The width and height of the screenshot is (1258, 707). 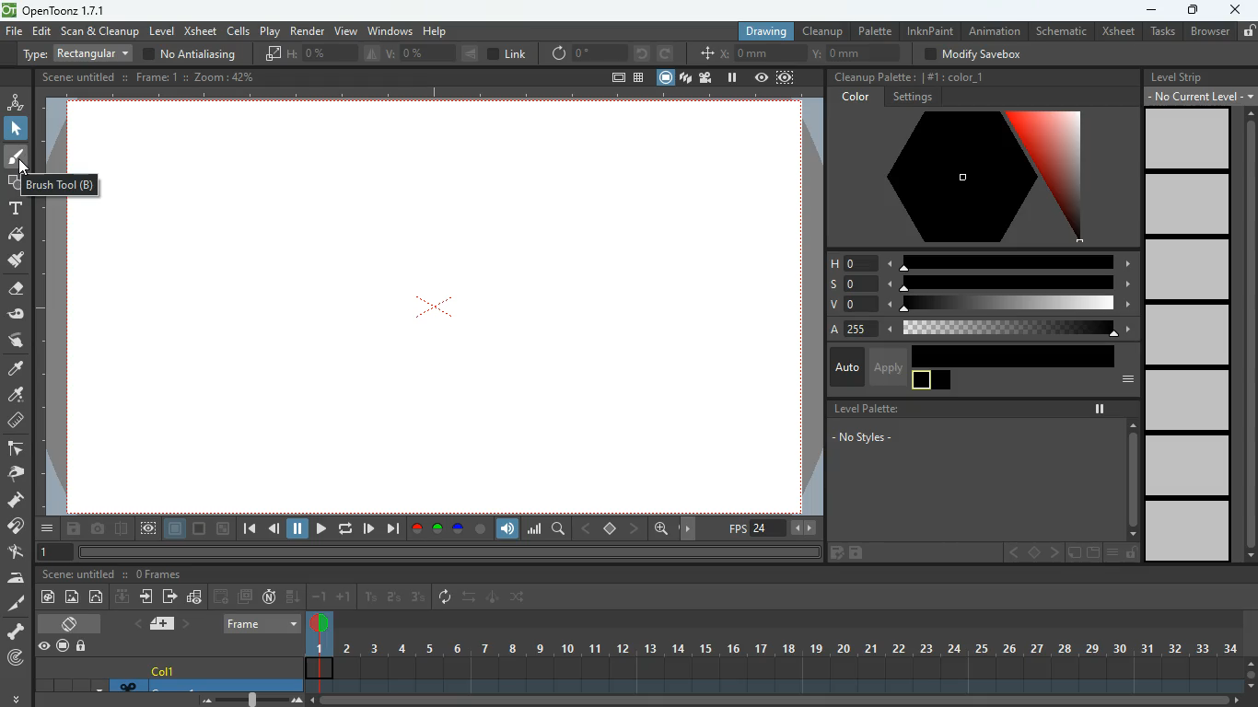 I want to click on save, so click(x=76, y=530).